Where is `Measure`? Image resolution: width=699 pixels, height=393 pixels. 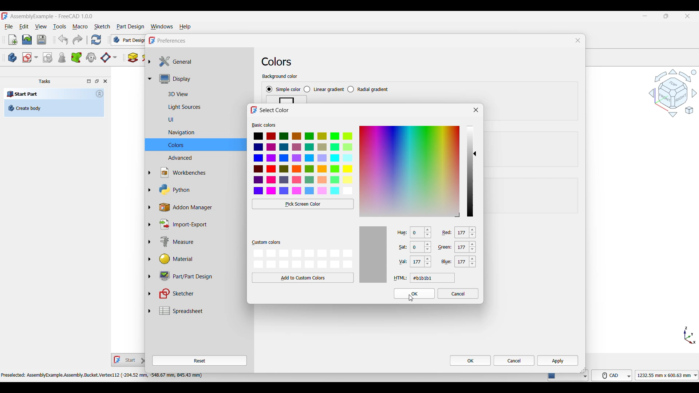 Measure is located at coordinates (200, 242).